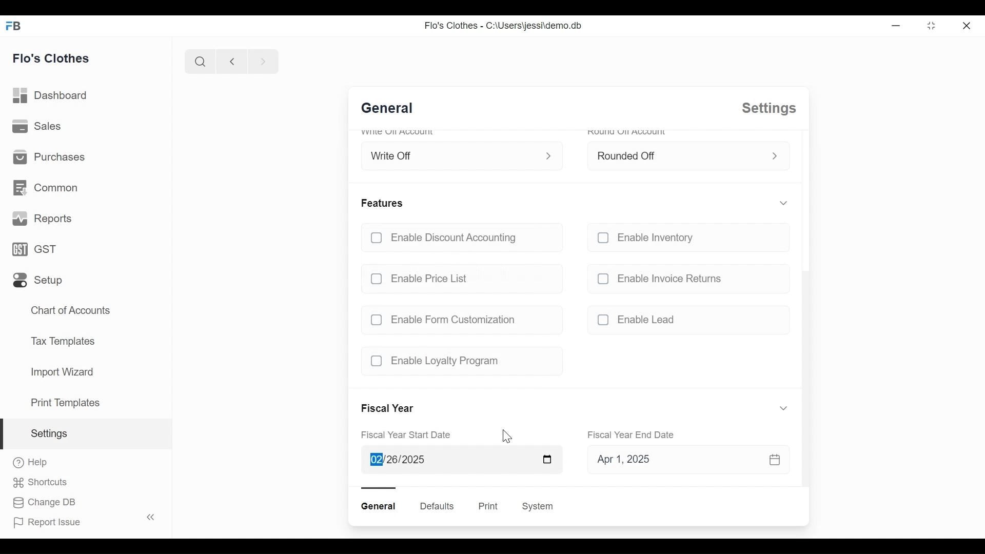 This screenshot has height=554, width=985. I want to click on Close, so click(968, 25).